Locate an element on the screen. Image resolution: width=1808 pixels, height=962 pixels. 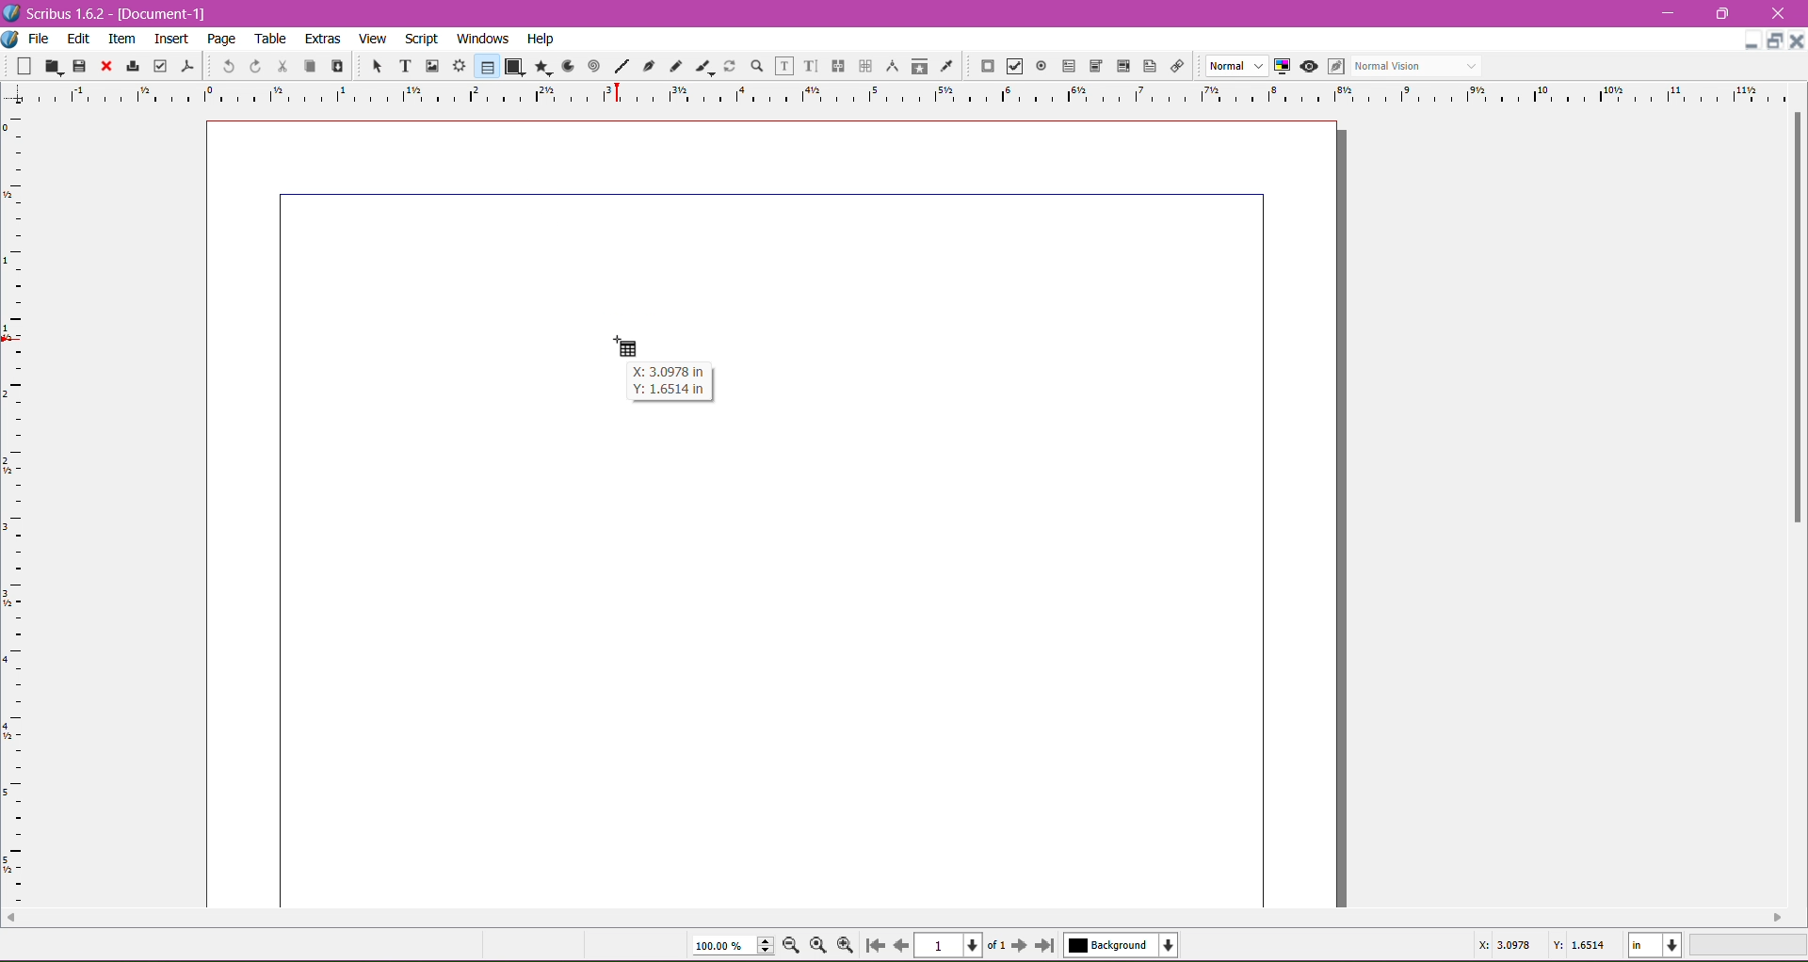
Undo is located at coordinates (226, 65).